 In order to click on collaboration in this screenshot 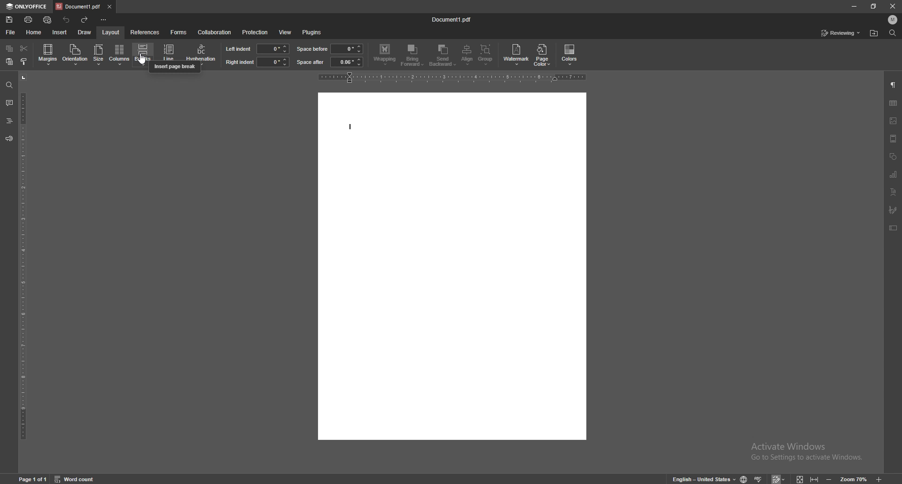, I will do `click(215, 32)`.